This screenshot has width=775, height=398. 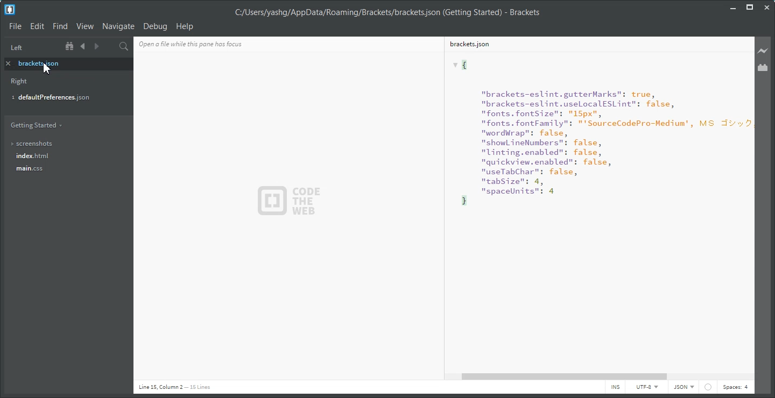 I want to click on View, so click(x=84, y=26).